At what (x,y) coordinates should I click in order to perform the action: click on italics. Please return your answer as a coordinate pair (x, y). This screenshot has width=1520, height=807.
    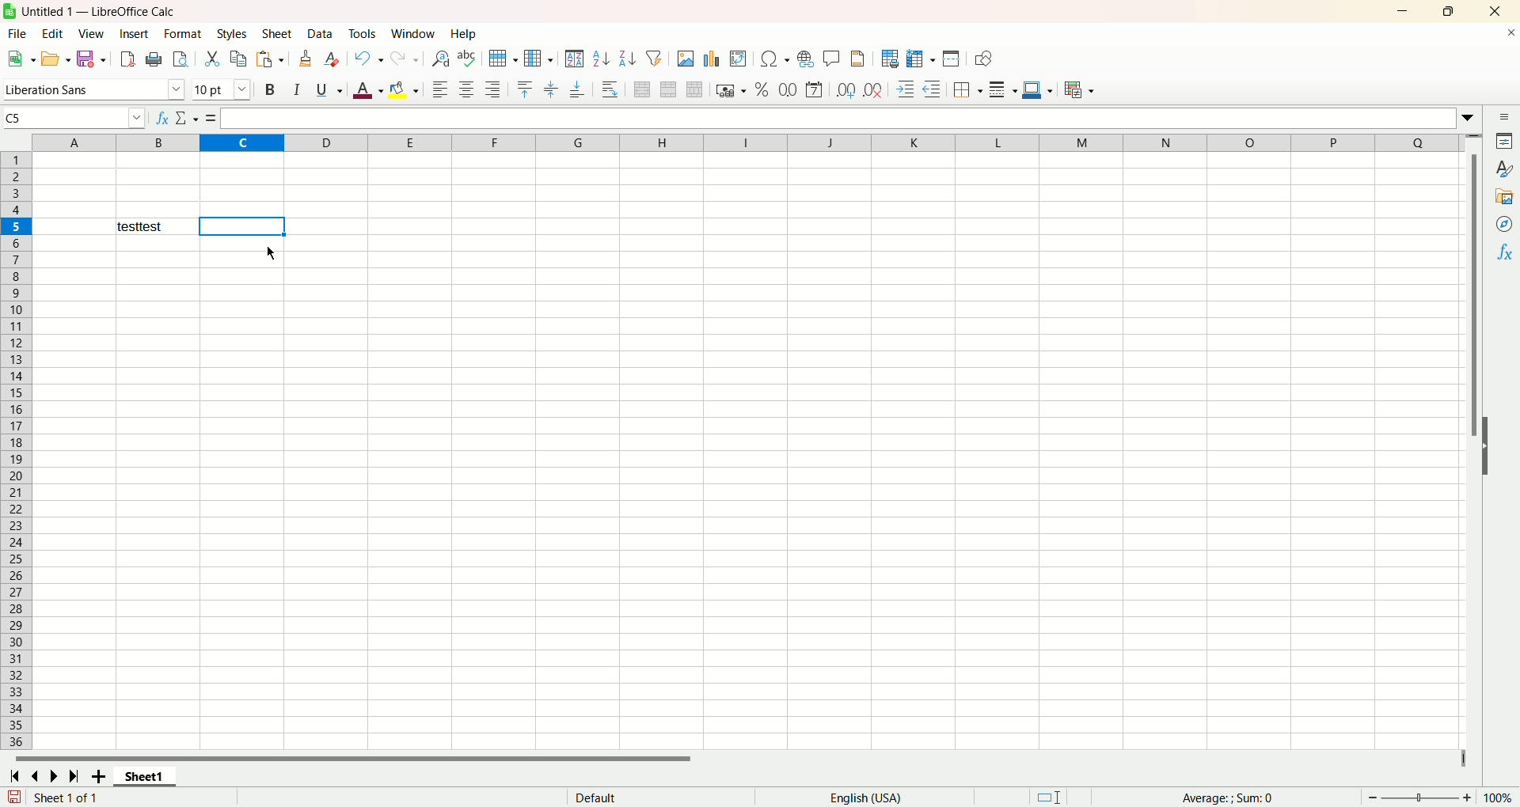
    Looking at the image, I should click on (297, 91).